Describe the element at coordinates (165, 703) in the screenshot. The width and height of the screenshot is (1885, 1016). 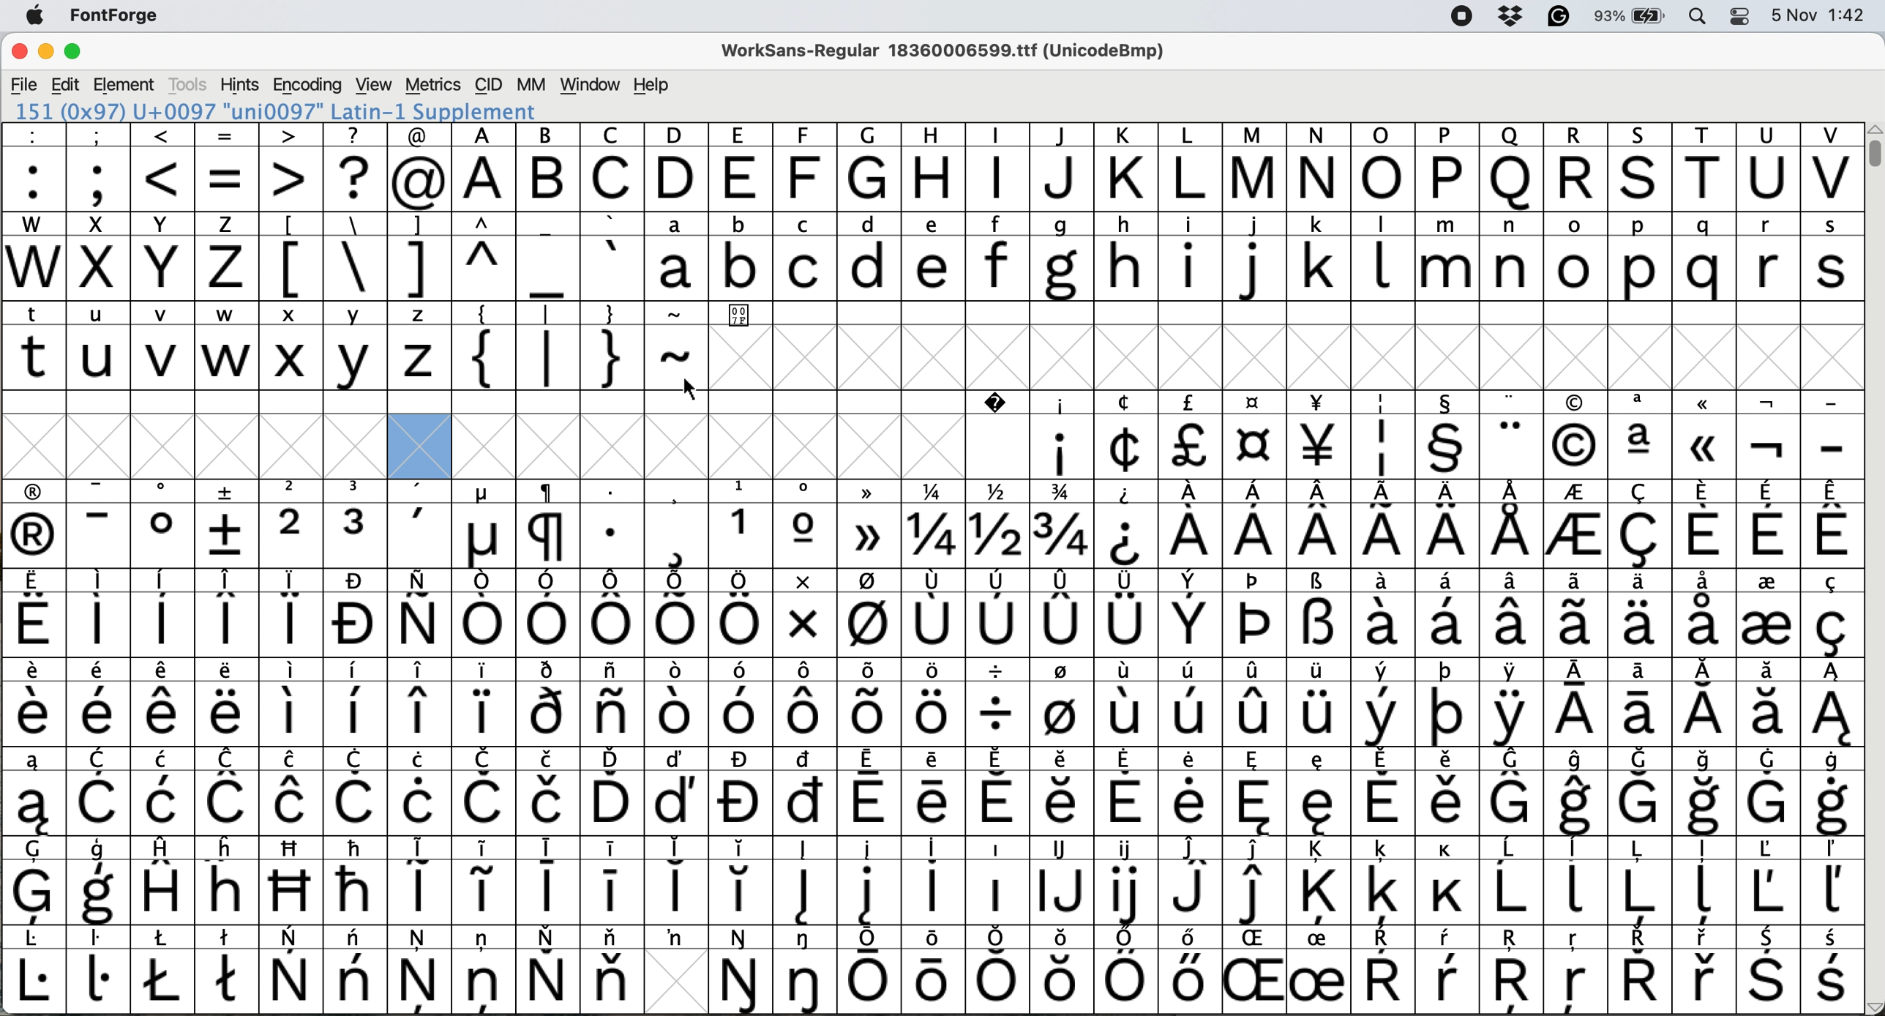
I see `symbol` at that location.